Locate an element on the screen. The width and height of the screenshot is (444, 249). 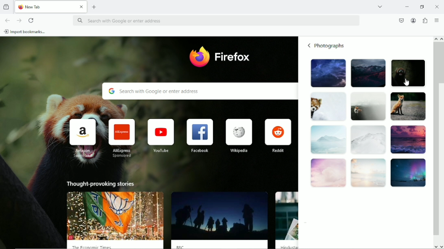
Photograph is located at coordinates (410, 73).